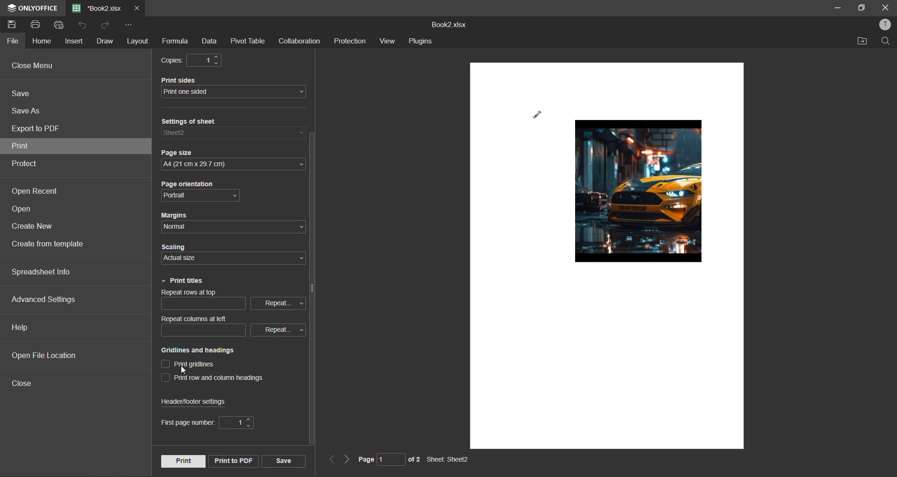 Image resolution: width=897 pixels, height=477 pixels. I want to click on undo, so click(83, 25).